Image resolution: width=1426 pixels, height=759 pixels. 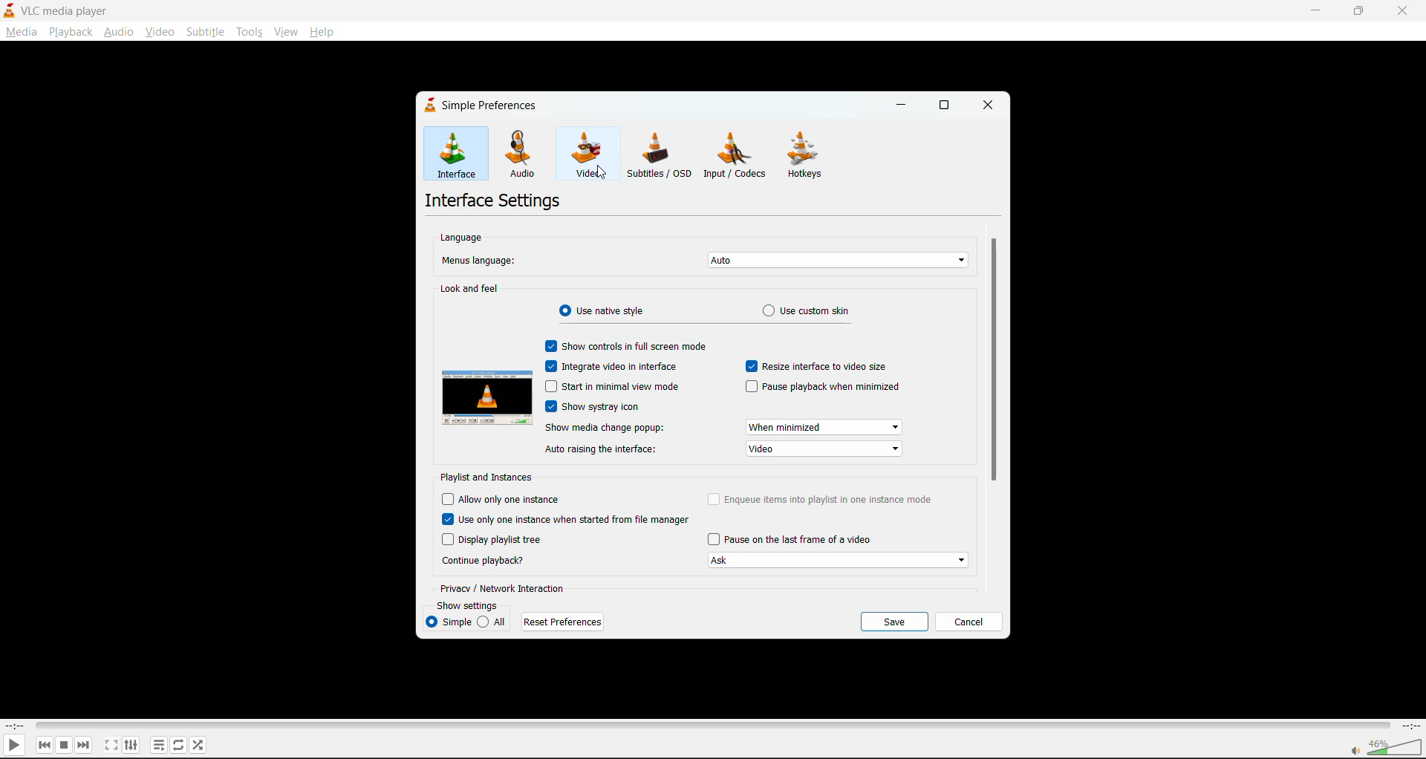 I want to click on display playlist tree, so click(x=493, y=541).